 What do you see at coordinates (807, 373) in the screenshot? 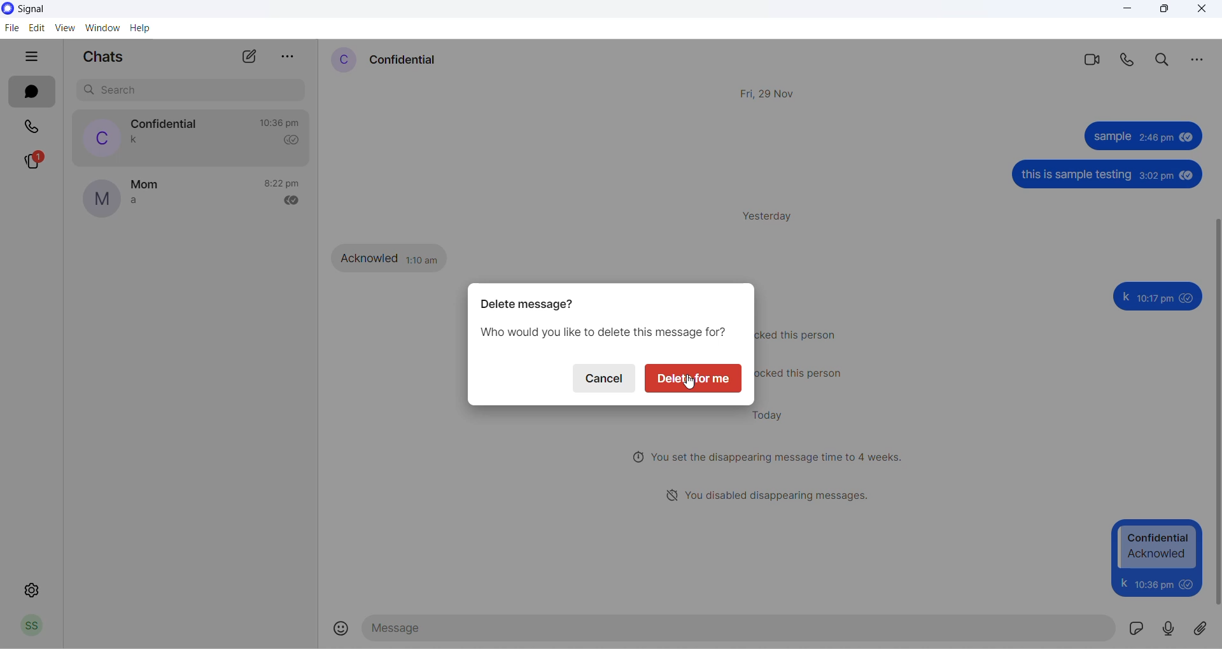
I see `unblocked contact message` at bounding box center [807, 373].